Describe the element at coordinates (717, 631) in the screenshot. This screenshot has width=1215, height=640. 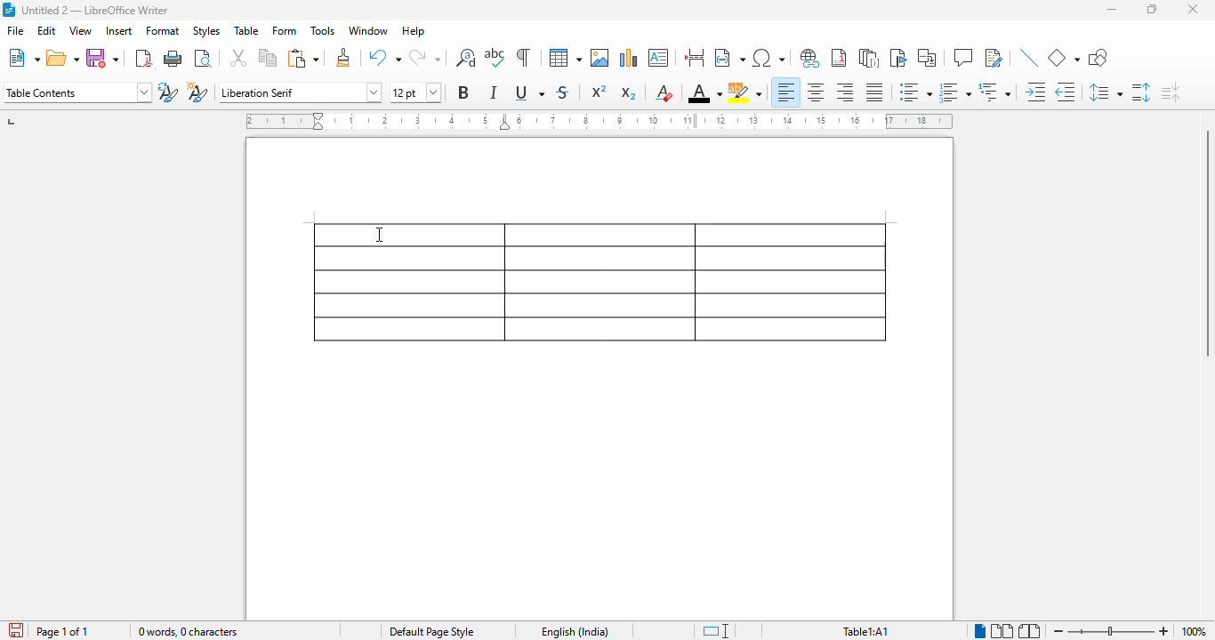
I see `standard selection` at that location.